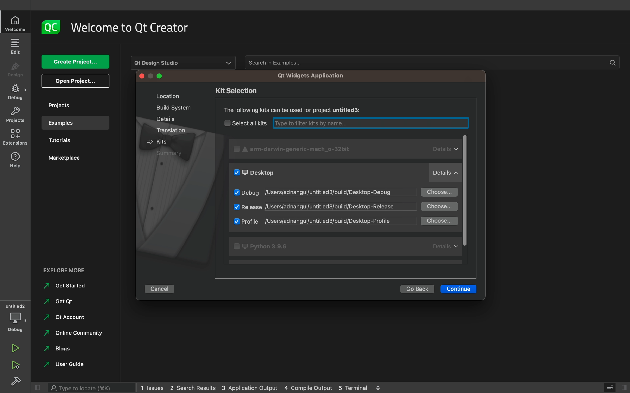  I want to click on explore more, so click(68, 269).